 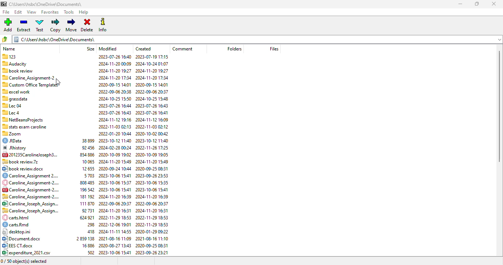 What do you see at coordinates (114, 105) in the screenshot?
I see `2023-07-26 16:44` at bounding box center [114, 105].